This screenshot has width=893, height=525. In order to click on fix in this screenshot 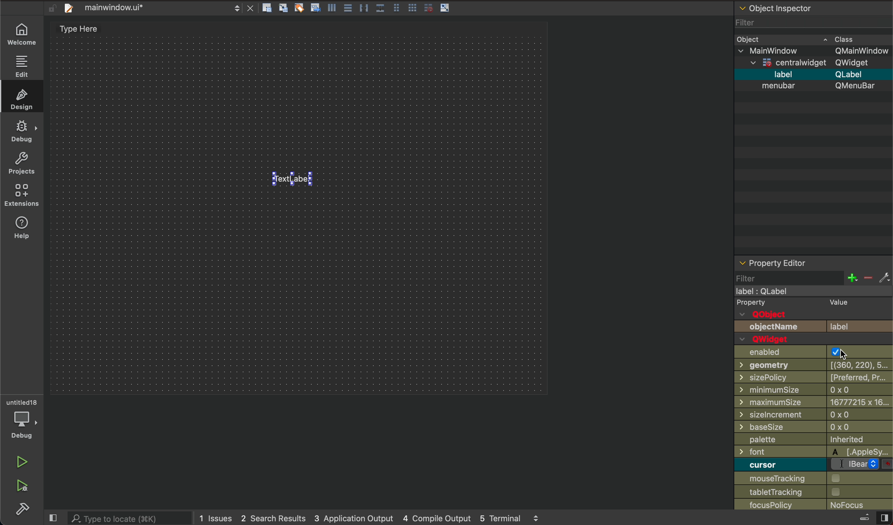, I will do `click(886, 278)`.